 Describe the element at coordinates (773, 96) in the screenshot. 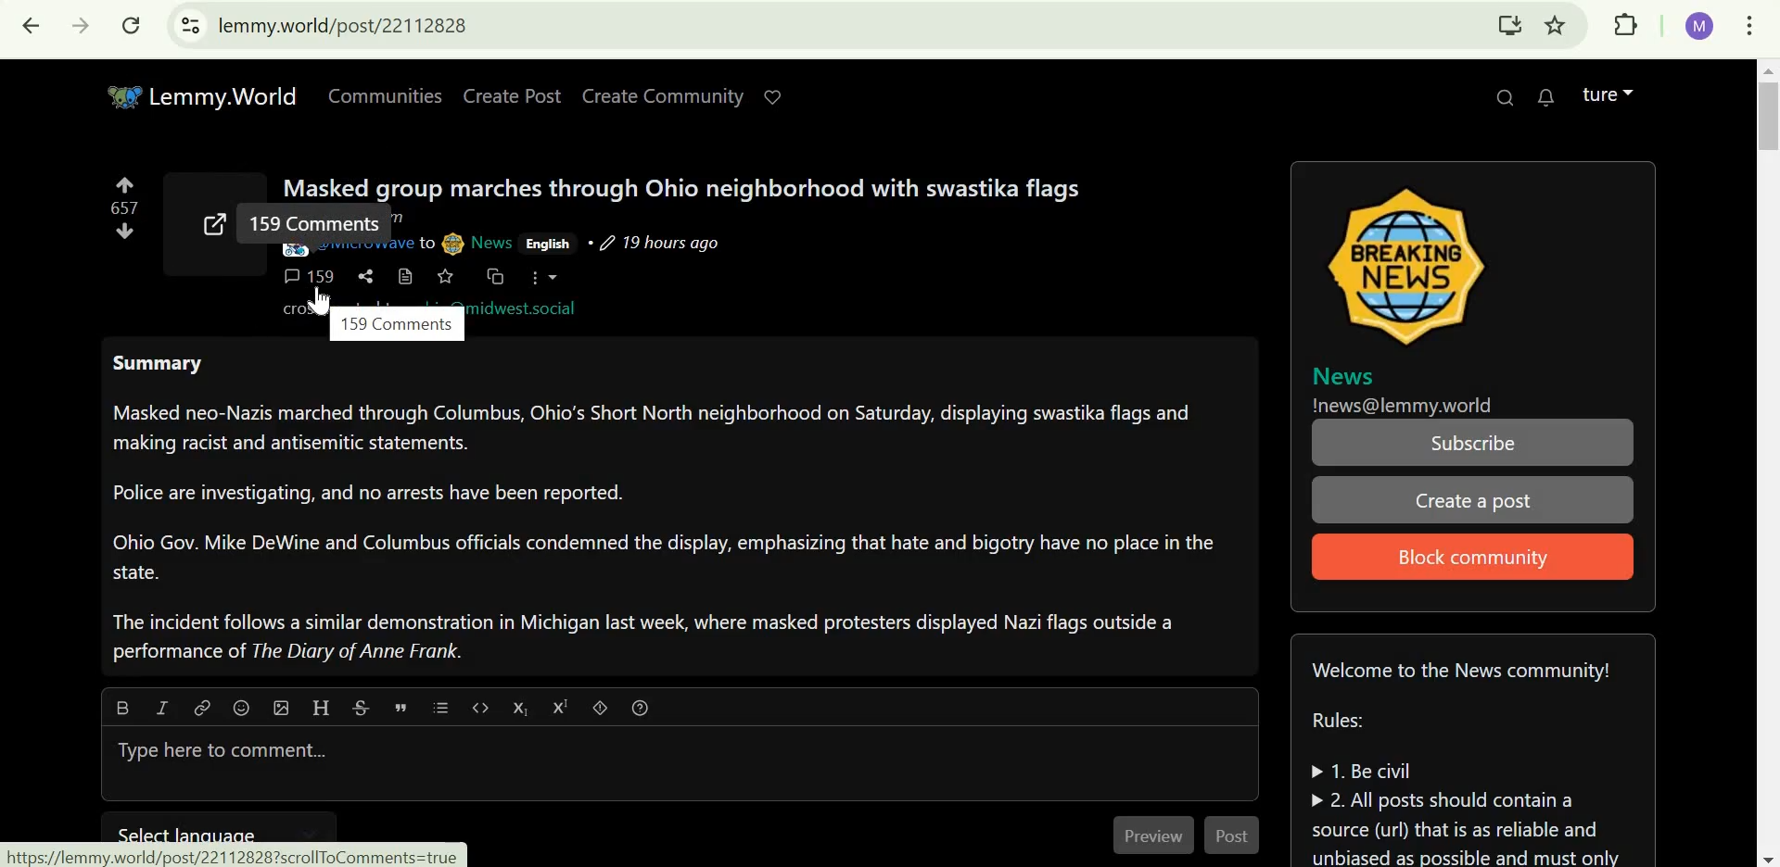

I see `Support lemmy` at that location.